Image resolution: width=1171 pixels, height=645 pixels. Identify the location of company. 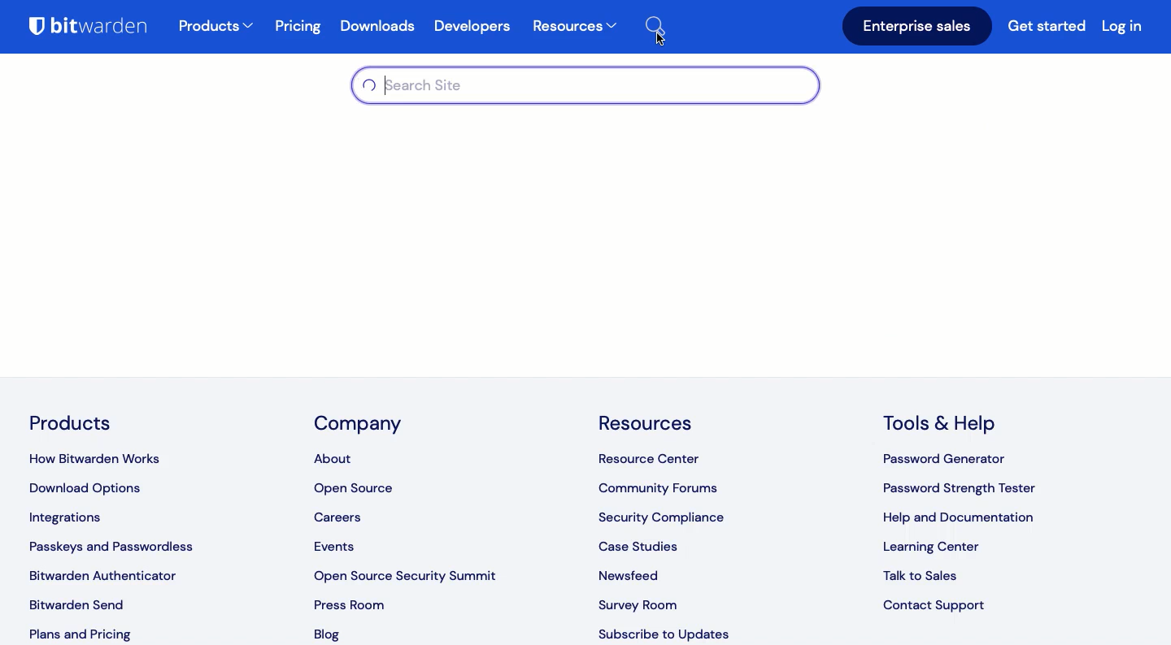
(359, 426).